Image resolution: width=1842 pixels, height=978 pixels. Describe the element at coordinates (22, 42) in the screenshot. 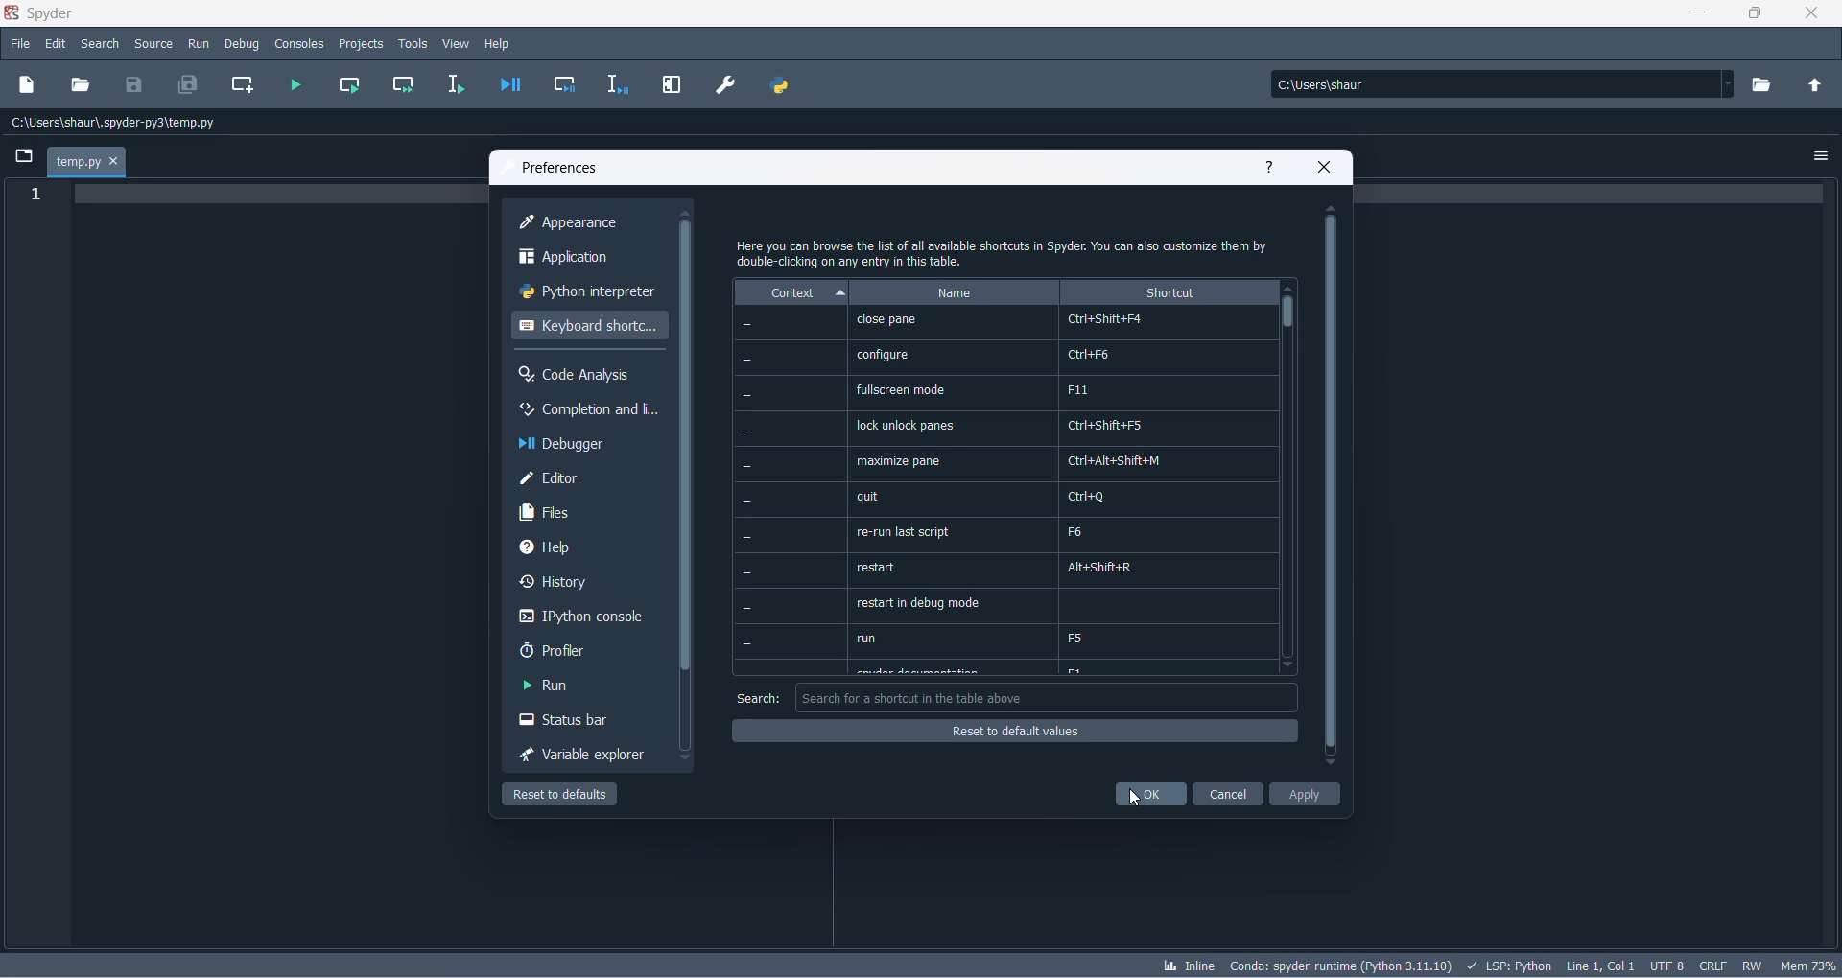

I see `file` at that location.